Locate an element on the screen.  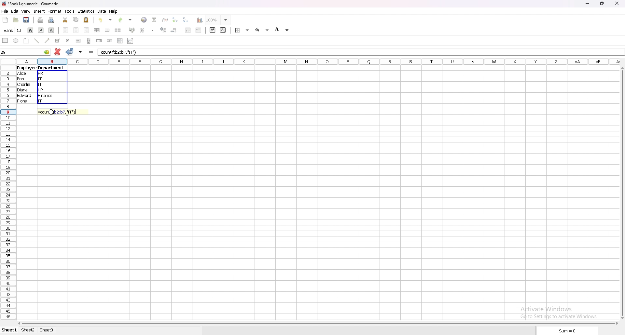
tools is located at coordinates (70, 11).